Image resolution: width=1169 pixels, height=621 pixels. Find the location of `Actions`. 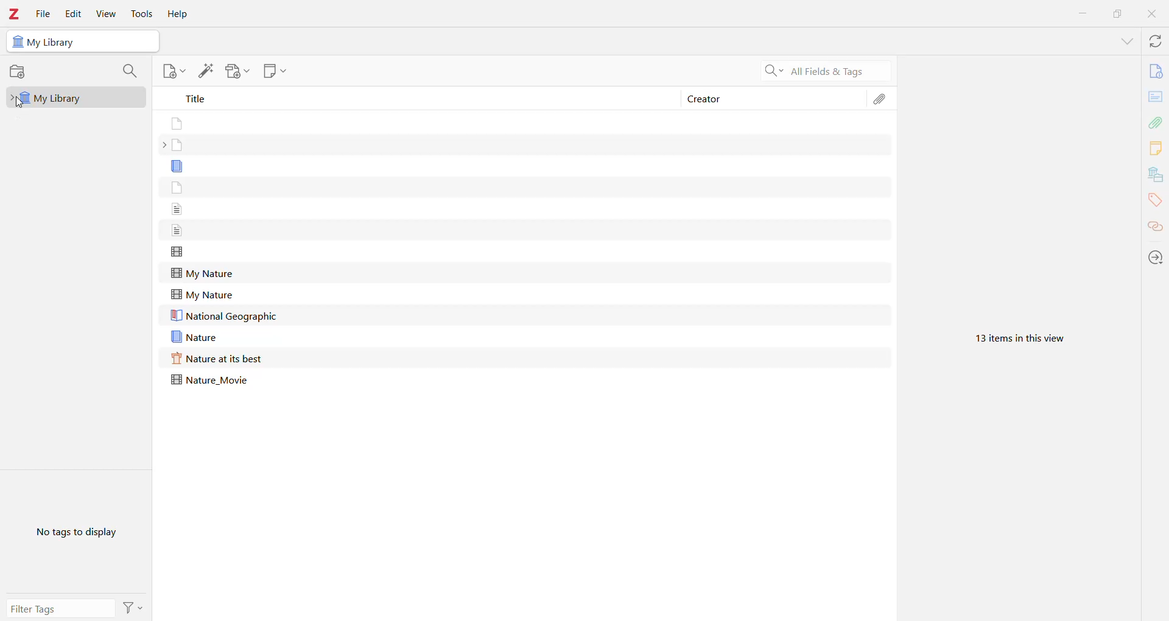

Actions is located at coordinates (135, 607).